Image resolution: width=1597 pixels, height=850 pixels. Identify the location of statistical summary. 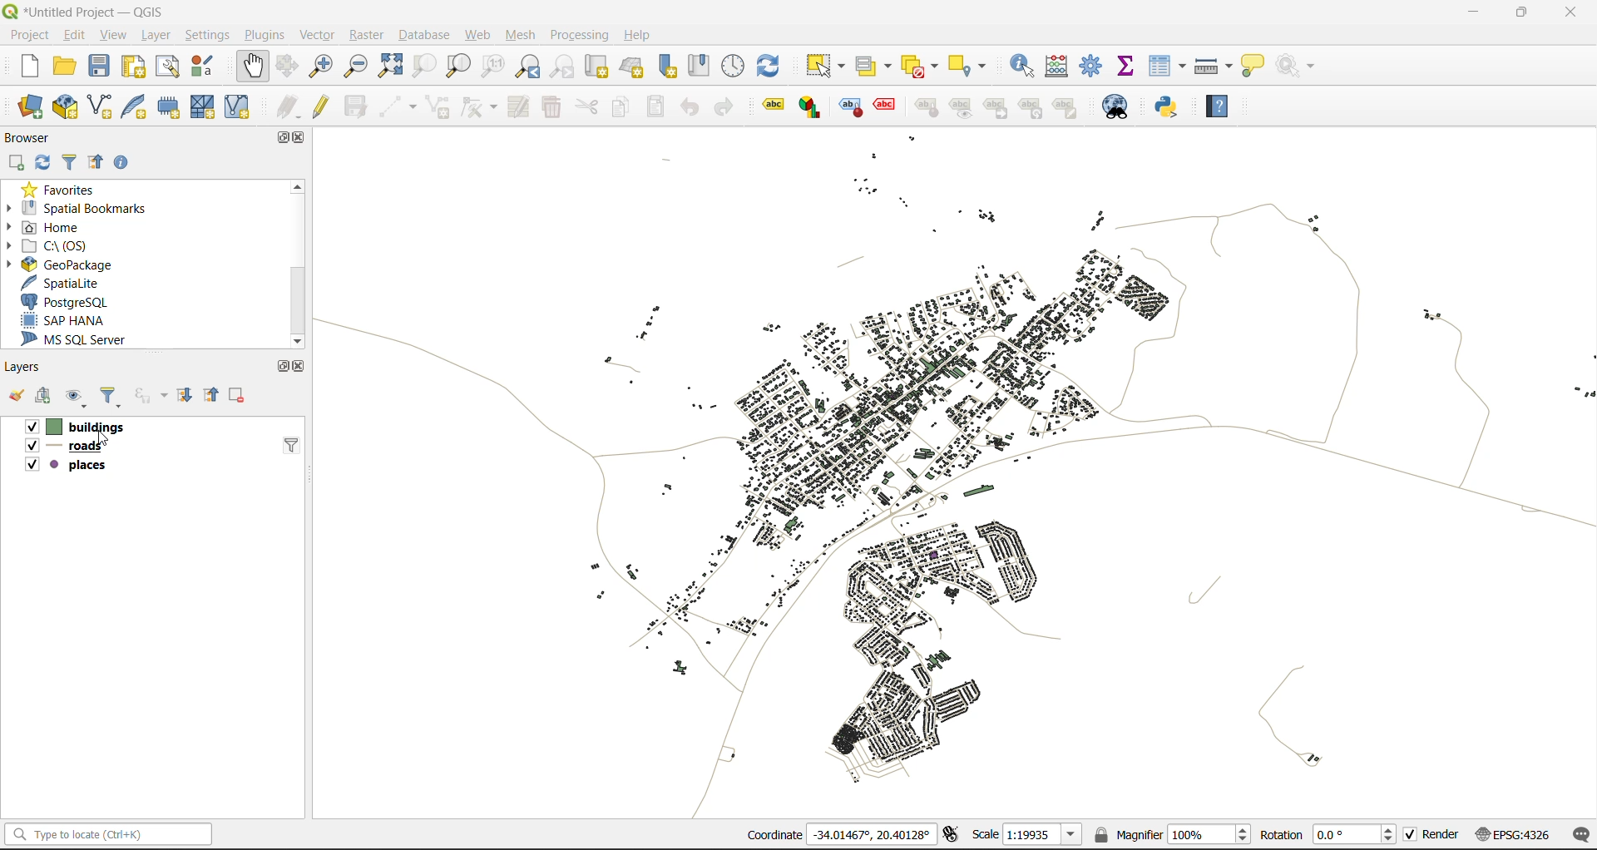
(1128, 66).